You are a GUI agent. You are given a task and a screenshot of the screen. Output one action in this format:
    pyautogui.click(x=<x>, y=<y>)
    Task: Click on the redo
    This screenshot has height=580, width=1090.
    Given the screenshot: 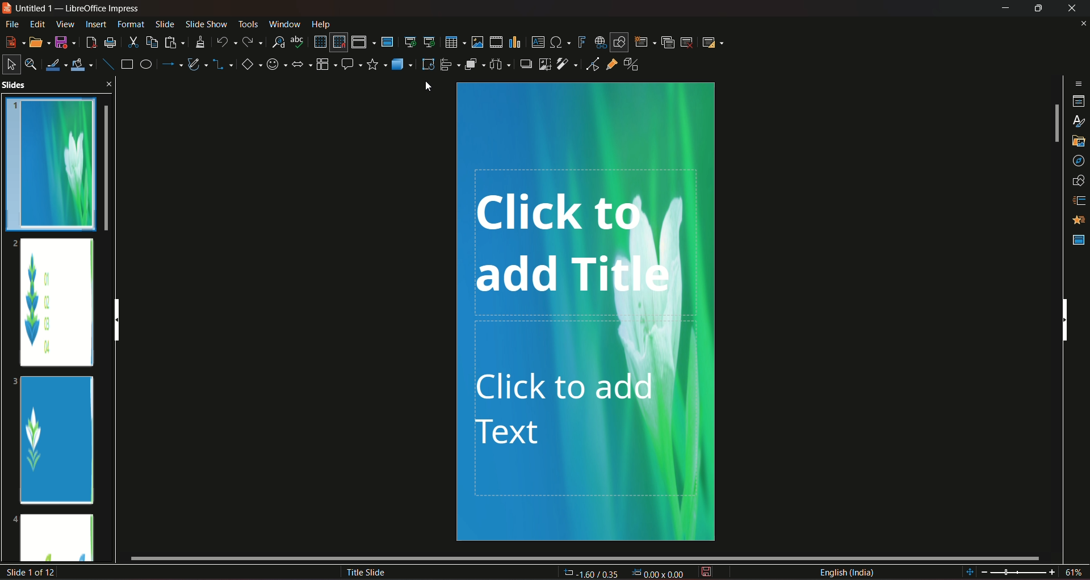 What is the action you would take?
    pyautogui.click(x=254, y=41)
    